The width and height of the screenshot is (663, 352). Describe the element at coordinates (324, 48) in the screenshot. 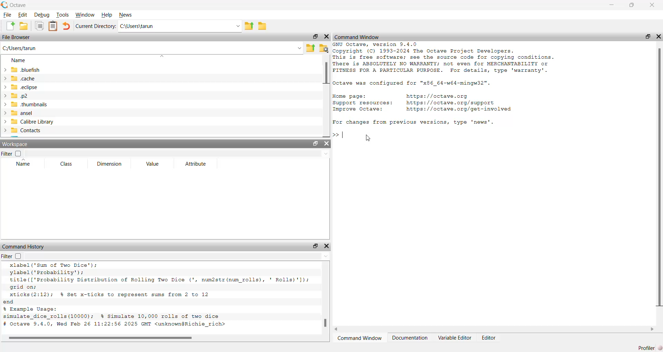

I see `Folder settings` at that location.